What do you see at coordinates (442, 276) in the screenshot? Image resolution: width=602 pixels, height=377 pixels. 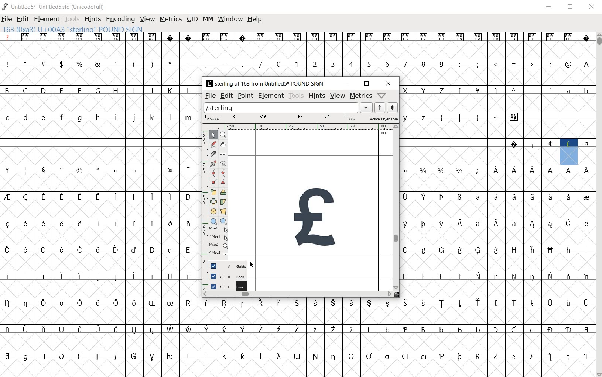 I see `Symbol` at bounding box center [442, 276].